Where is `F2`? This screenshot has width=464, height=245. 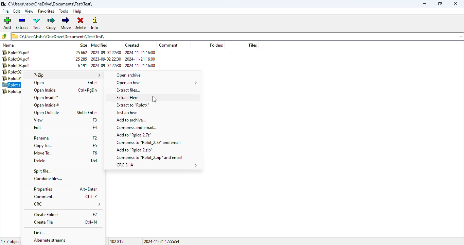 F2 is located at coordinates (94, 138).